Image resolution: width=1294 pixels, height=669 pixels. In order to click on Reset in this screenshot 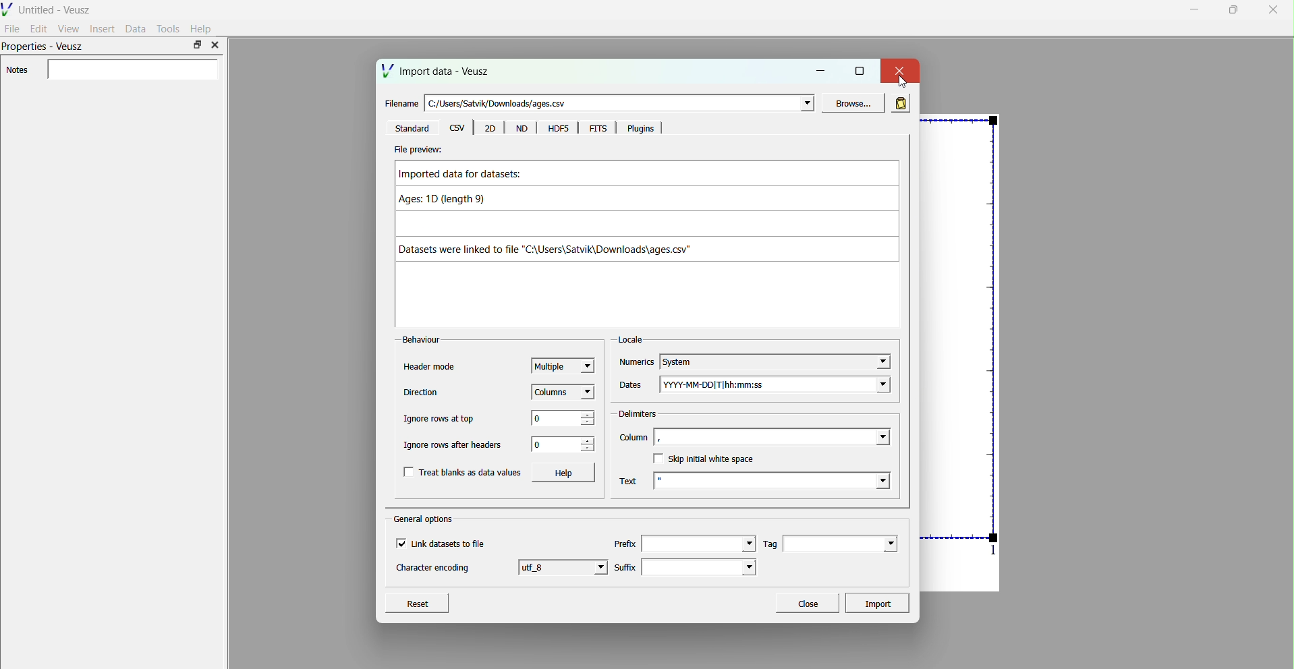, I will do `click(417, 602)`.